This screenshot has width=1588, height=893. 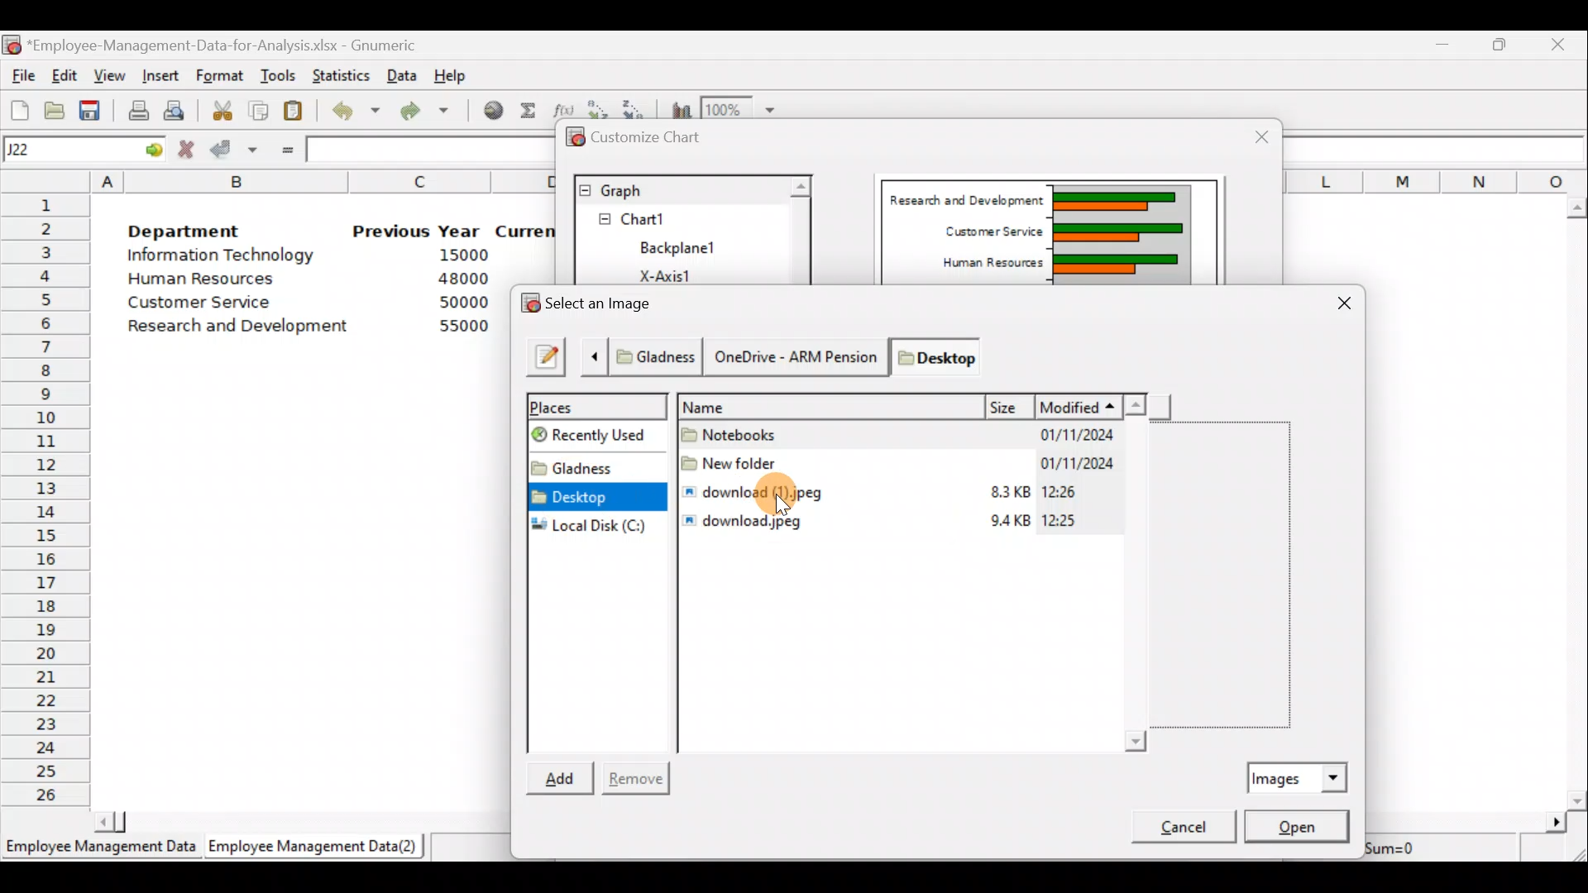 I want to click on Sort in Ascending order, so click(x=599, y=107).